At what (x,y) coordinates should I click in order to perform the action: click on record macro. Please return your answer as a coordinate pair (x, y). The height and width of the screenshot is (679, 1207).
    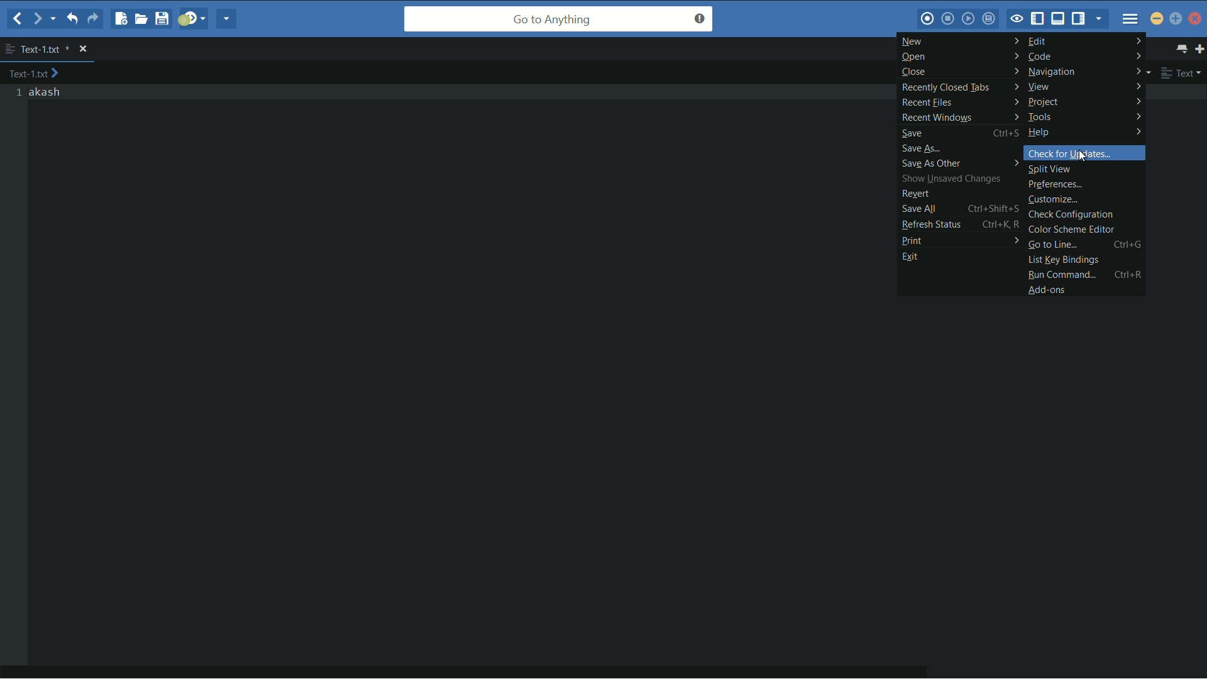
    Looking at the image, I should click on (929, 18).